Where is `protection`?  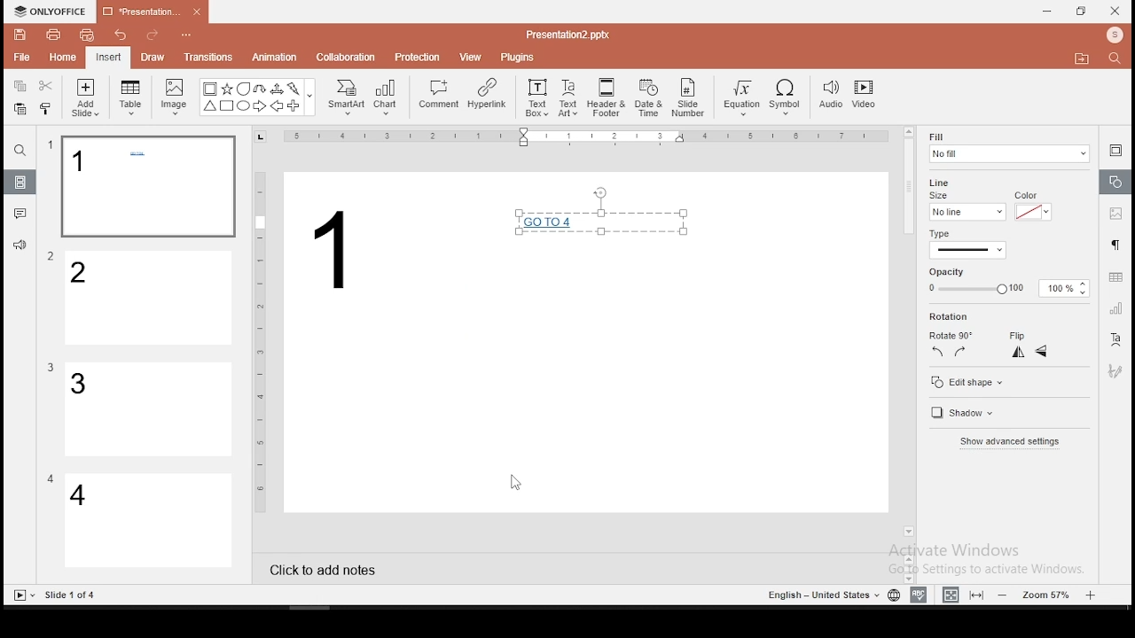 protection is located at coordinates (418, 56).